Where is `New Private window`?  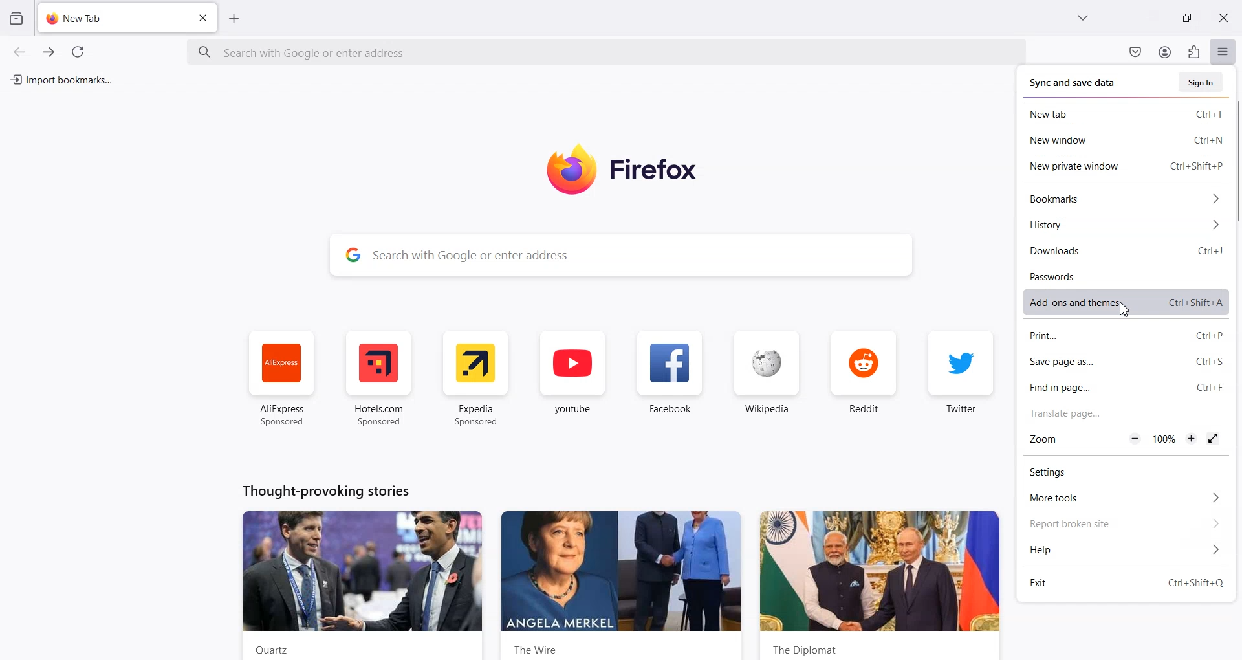
New Private window is located at coordinates (1124, 164).